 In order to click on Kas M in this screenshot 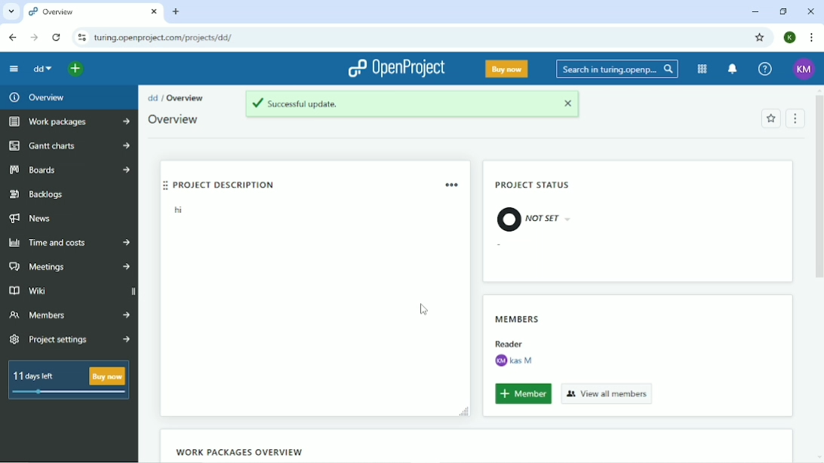, I will do `click(513, 360)`.